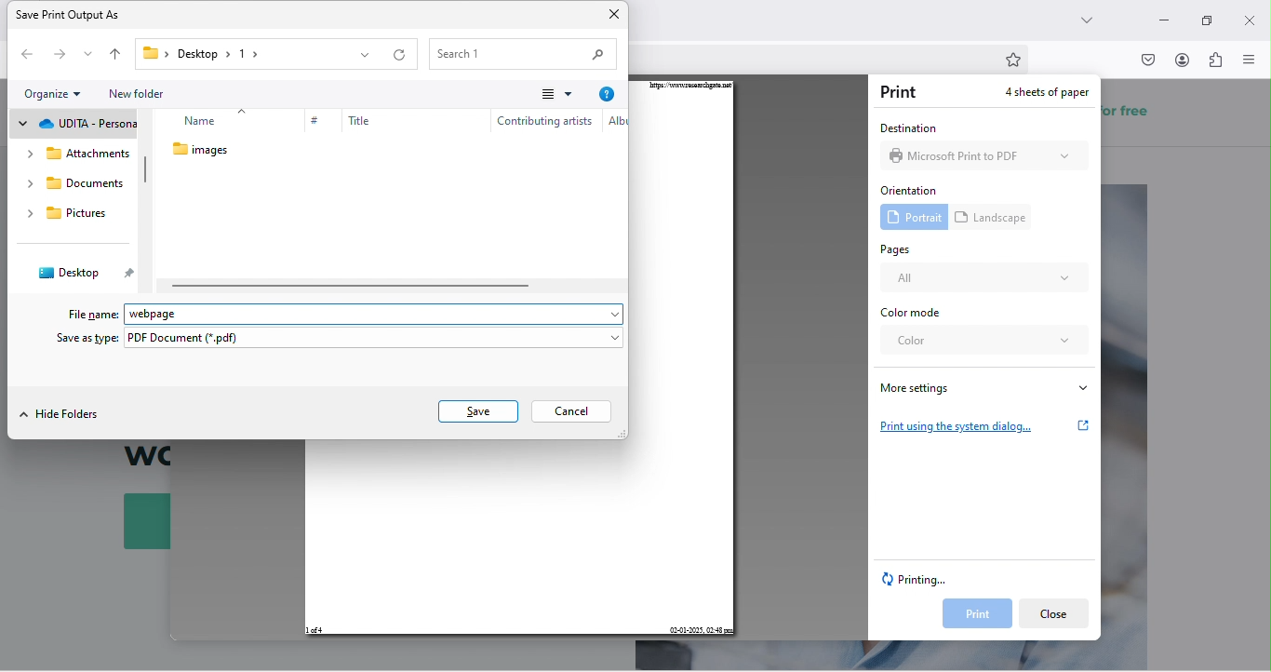 The height and width of the screenshot is (672, 1271). I want to click on printing, so click(919, 581).